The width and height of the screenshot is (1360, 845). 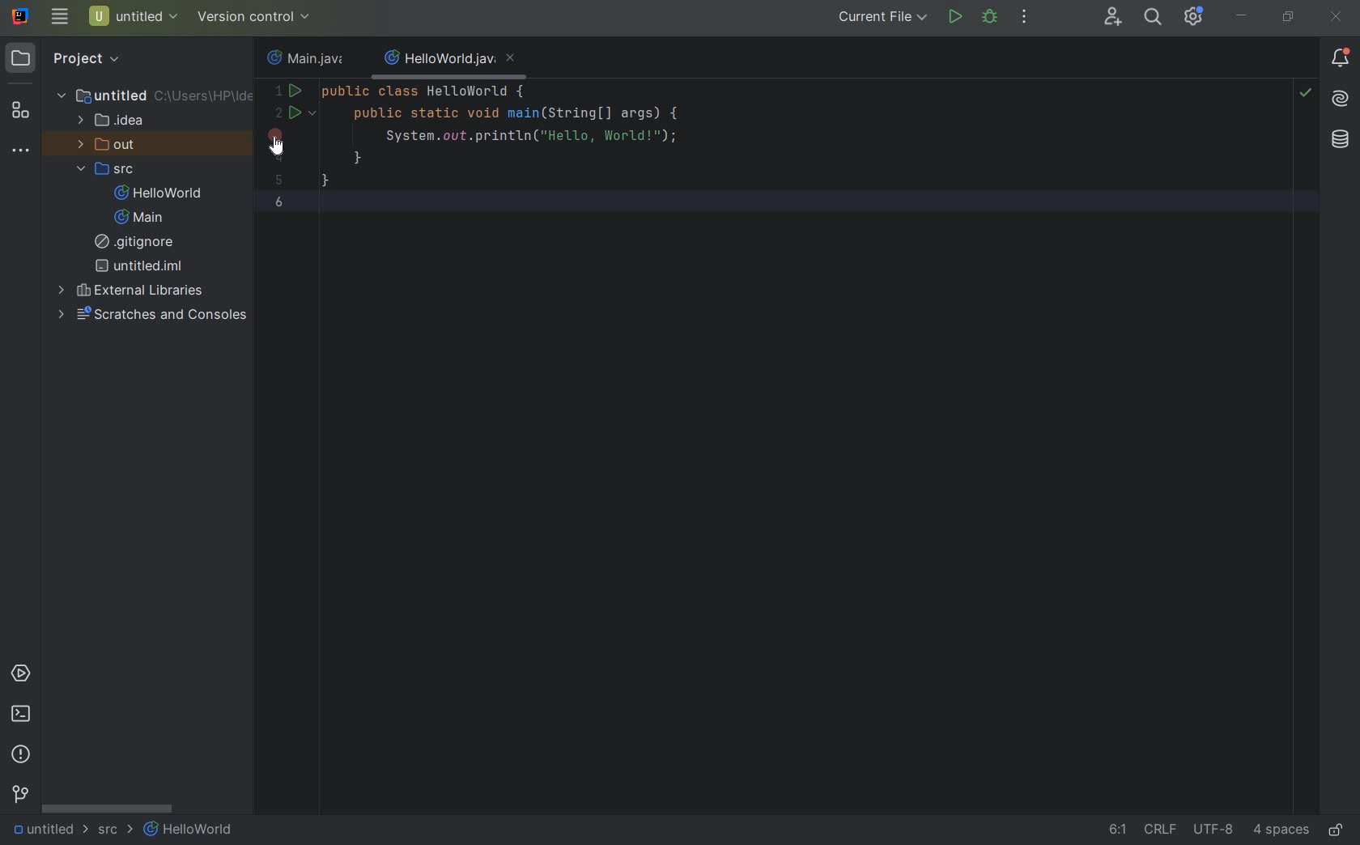 What do you see at coordinates (1113, 832) in the screenshot?
I see `go to line` at bounding box center [1113, 832].